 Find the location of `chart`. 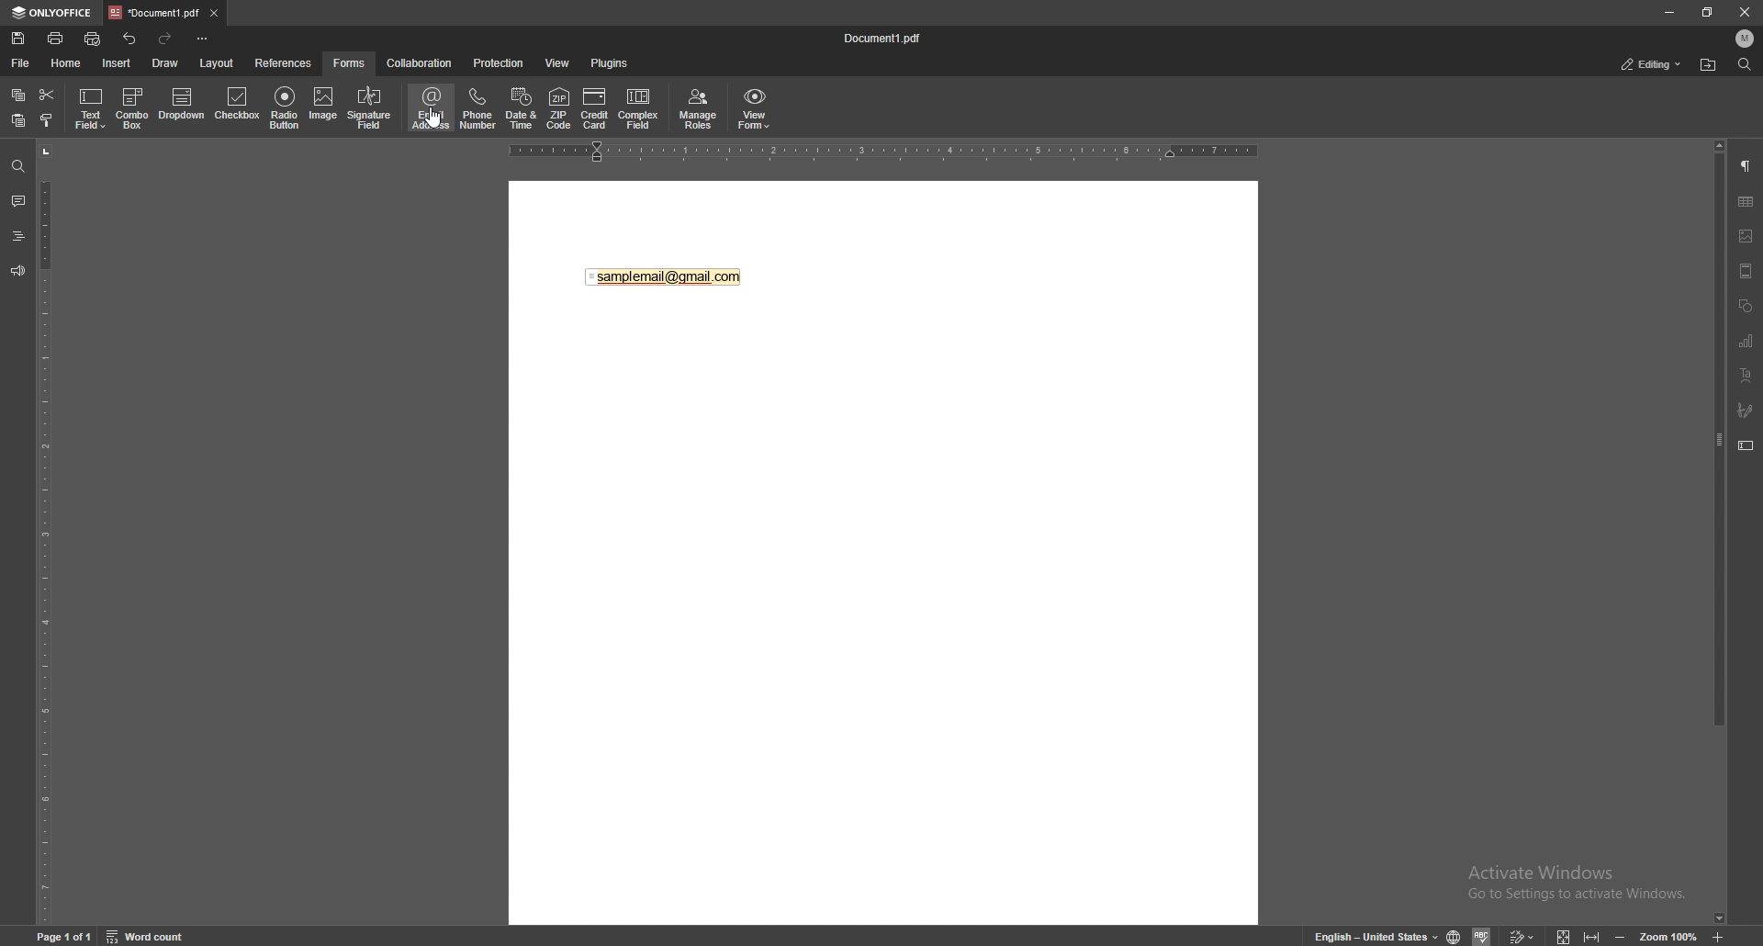

chart is located at coordinates (1748, 342).